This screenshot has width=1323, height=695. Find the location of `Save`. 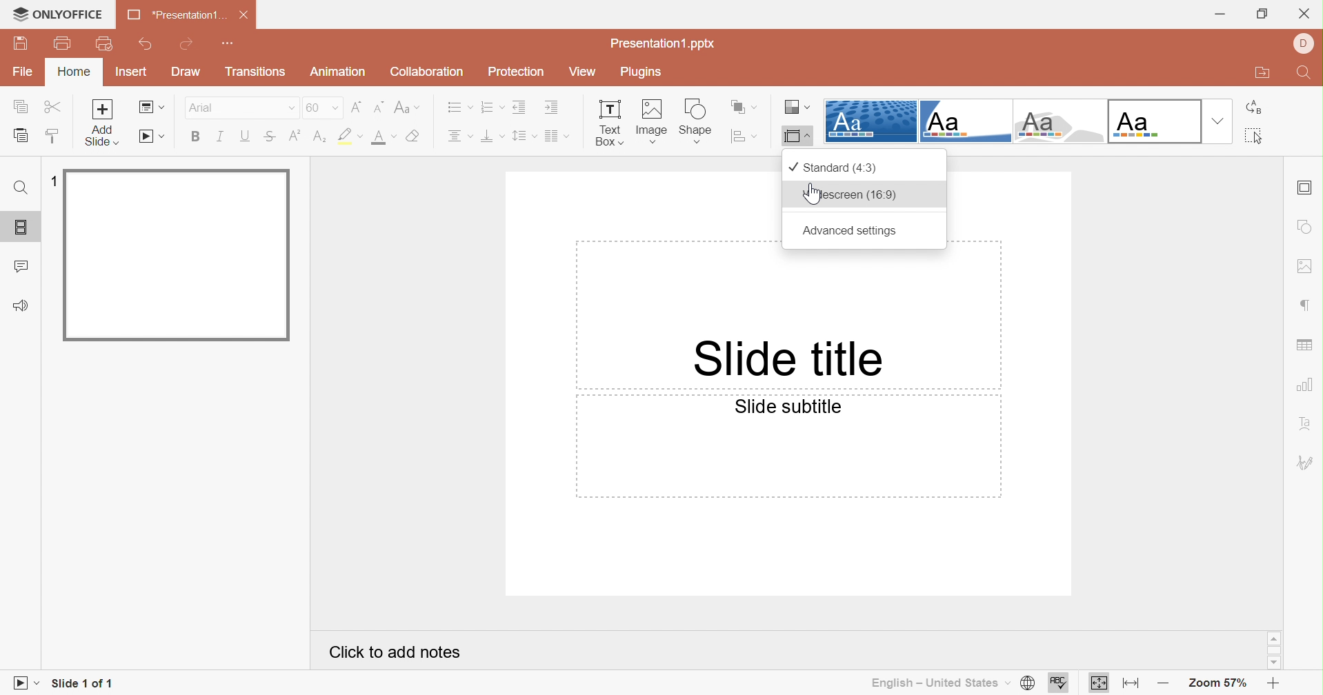

Save is located at coordinates (21, 43).